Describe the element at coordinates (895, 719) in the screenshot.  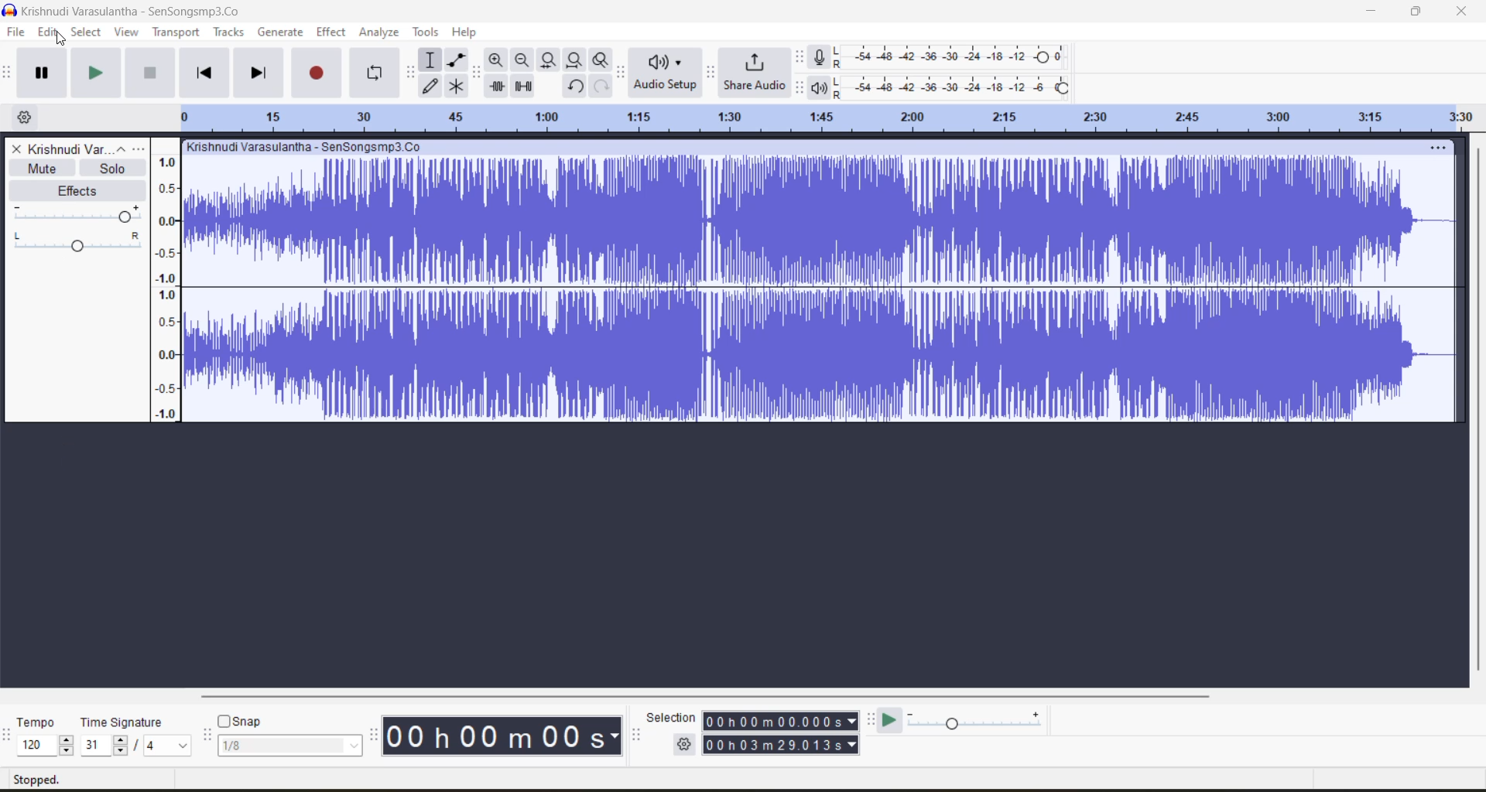
I see `play at speed` at that location.